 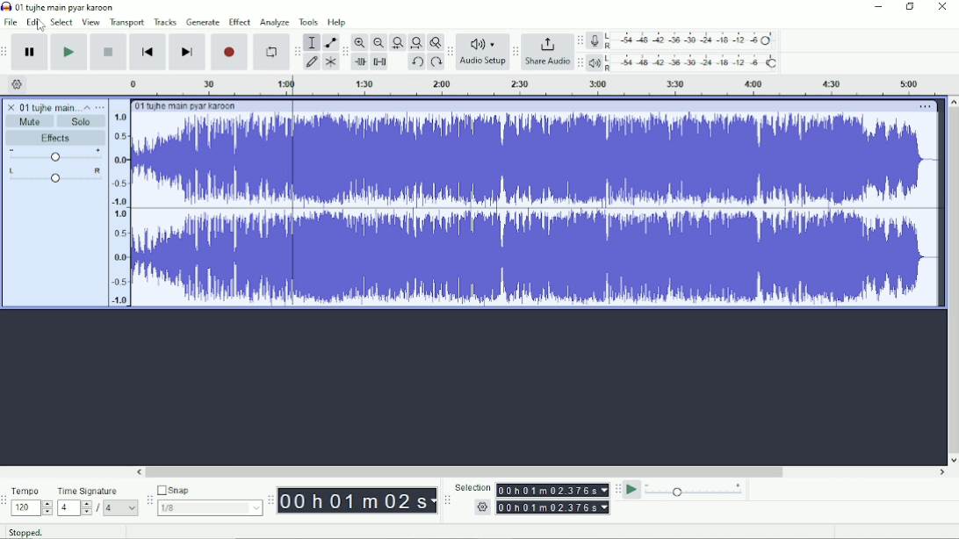 What do you see at coordinates (312, 42) in the screenshot?
I see `Selection tool` at bounding box center [312, 42].